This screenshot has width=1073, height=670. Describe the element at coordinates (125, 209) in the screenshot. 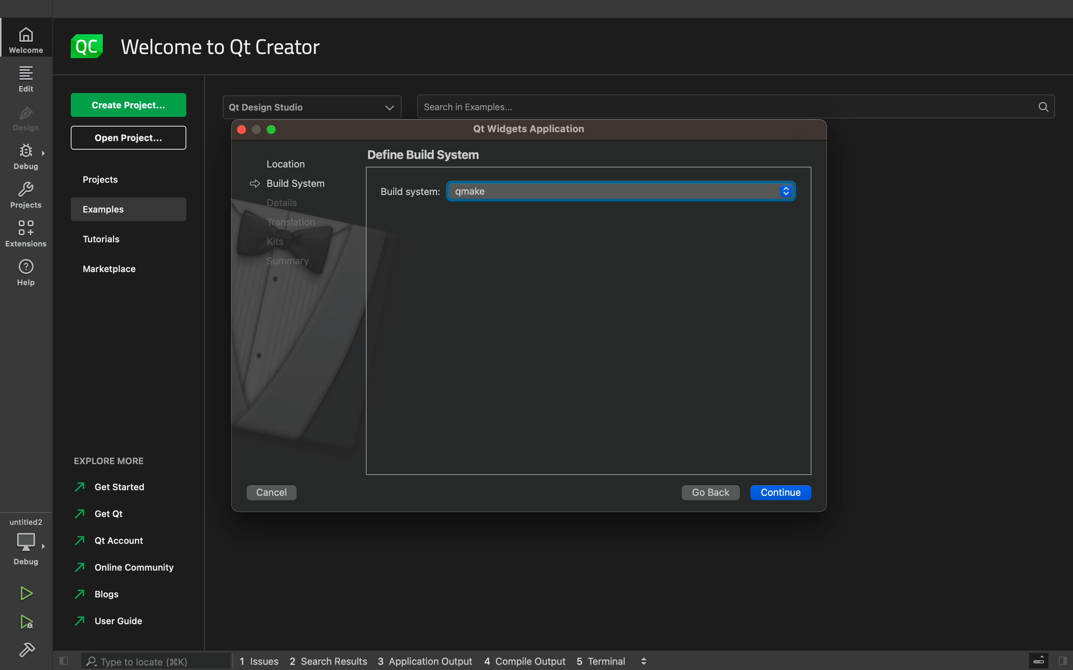

I see `examples` at that location.